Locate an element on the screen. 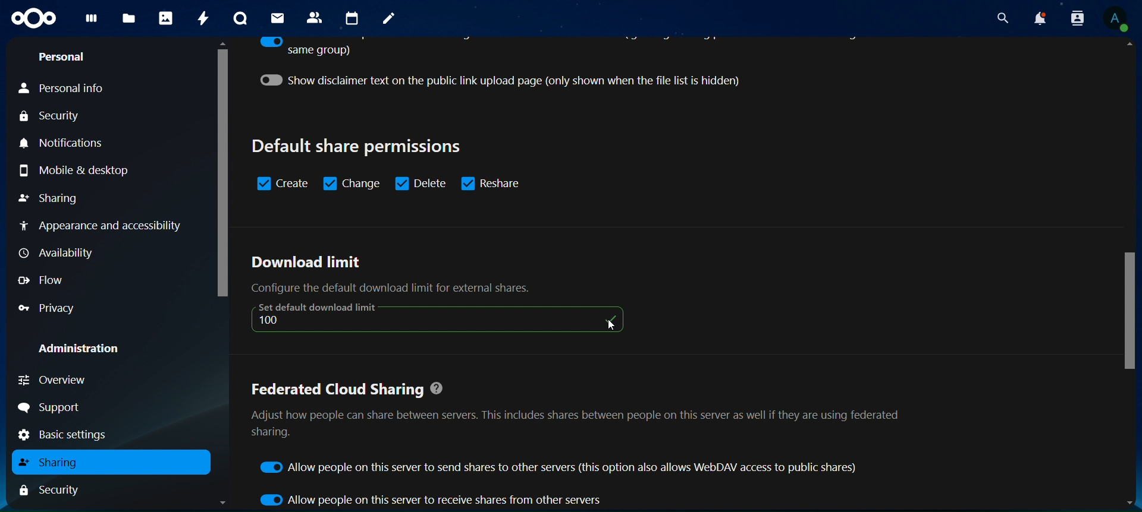  calendar is located at coordinates (352, 18).